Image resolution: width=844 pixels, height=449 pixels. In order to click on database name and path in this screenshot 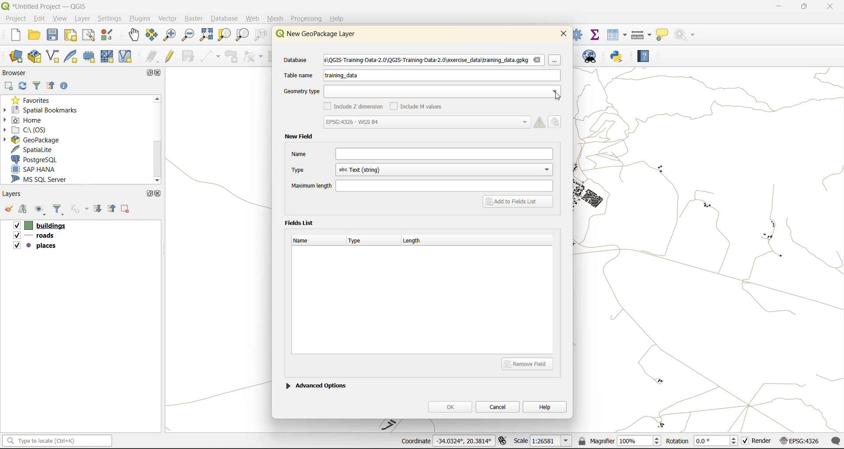, I will do `click(434, 61)`.